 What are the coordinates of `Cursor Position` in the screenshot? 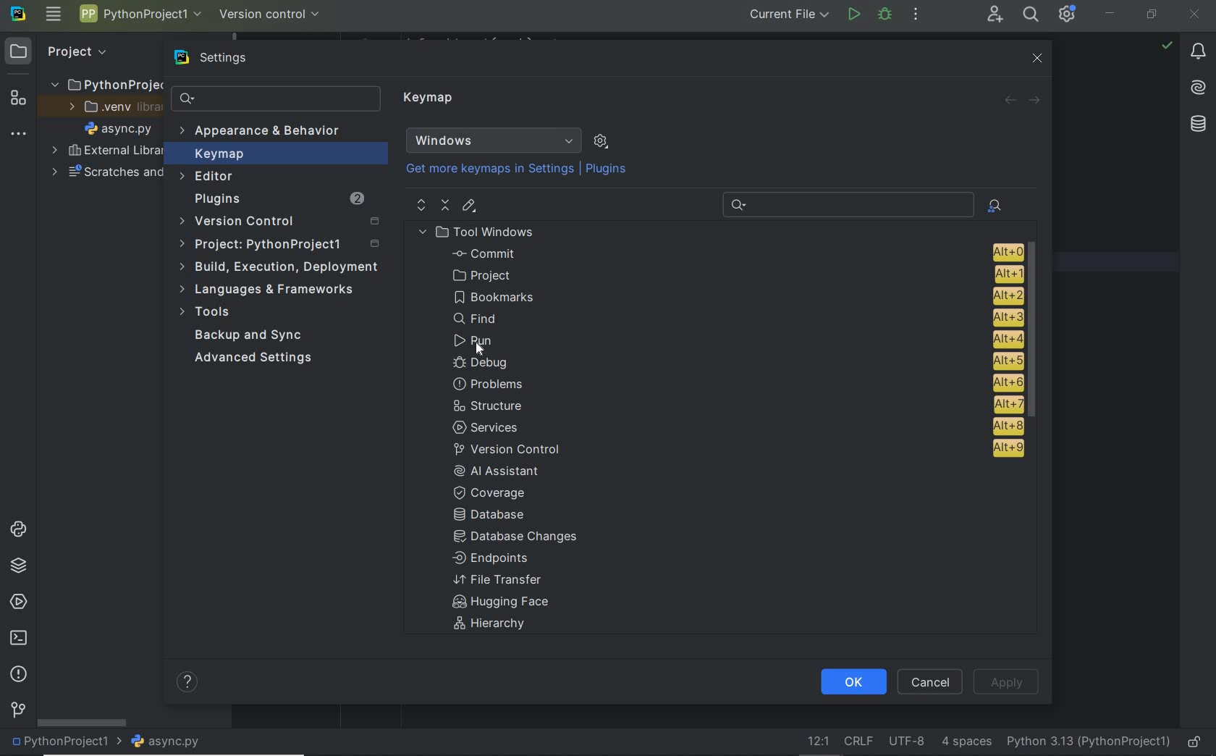 It's located at (486, 348).